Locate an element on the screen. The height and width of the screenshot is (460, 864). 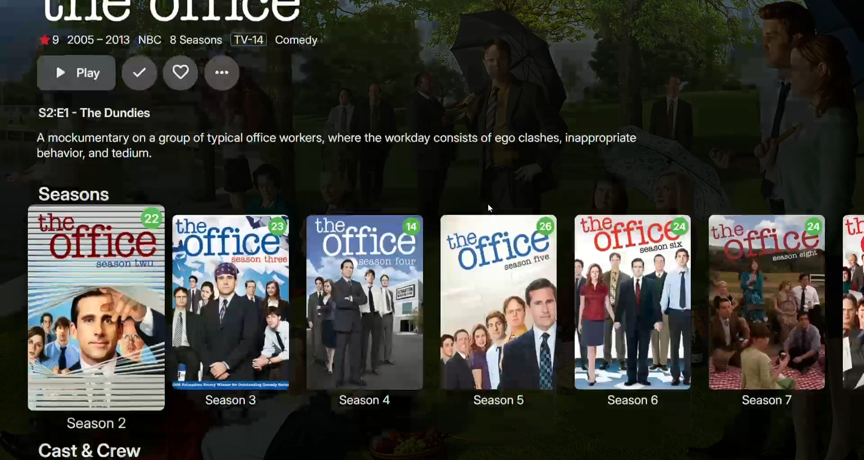
The Office description is located at coordinates (334, 149).